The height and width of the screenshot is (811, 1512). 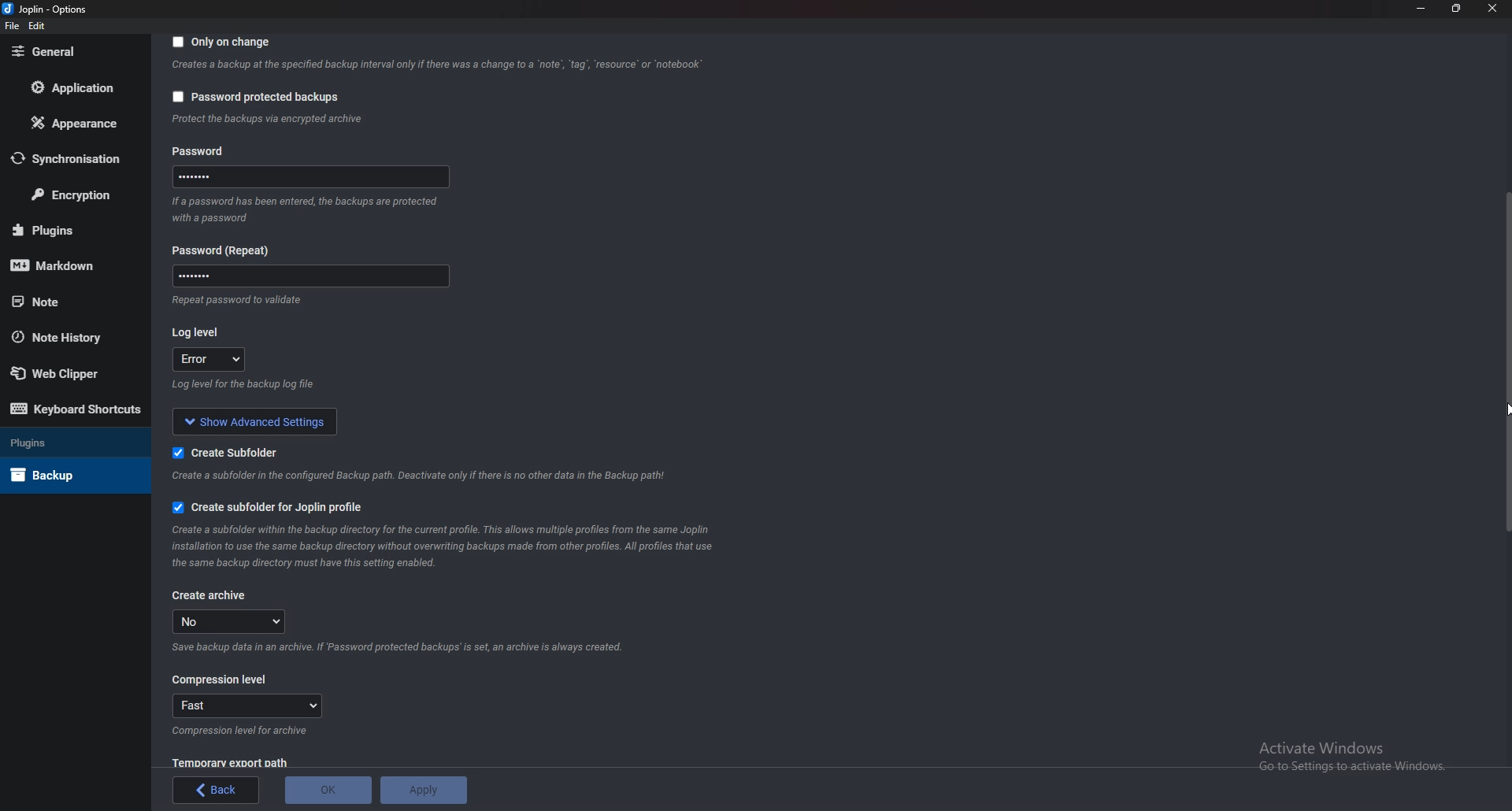 What do you see at coordinates (66, 229) in the screenshot?
I see `plugins` at bounding box center [66, 229].